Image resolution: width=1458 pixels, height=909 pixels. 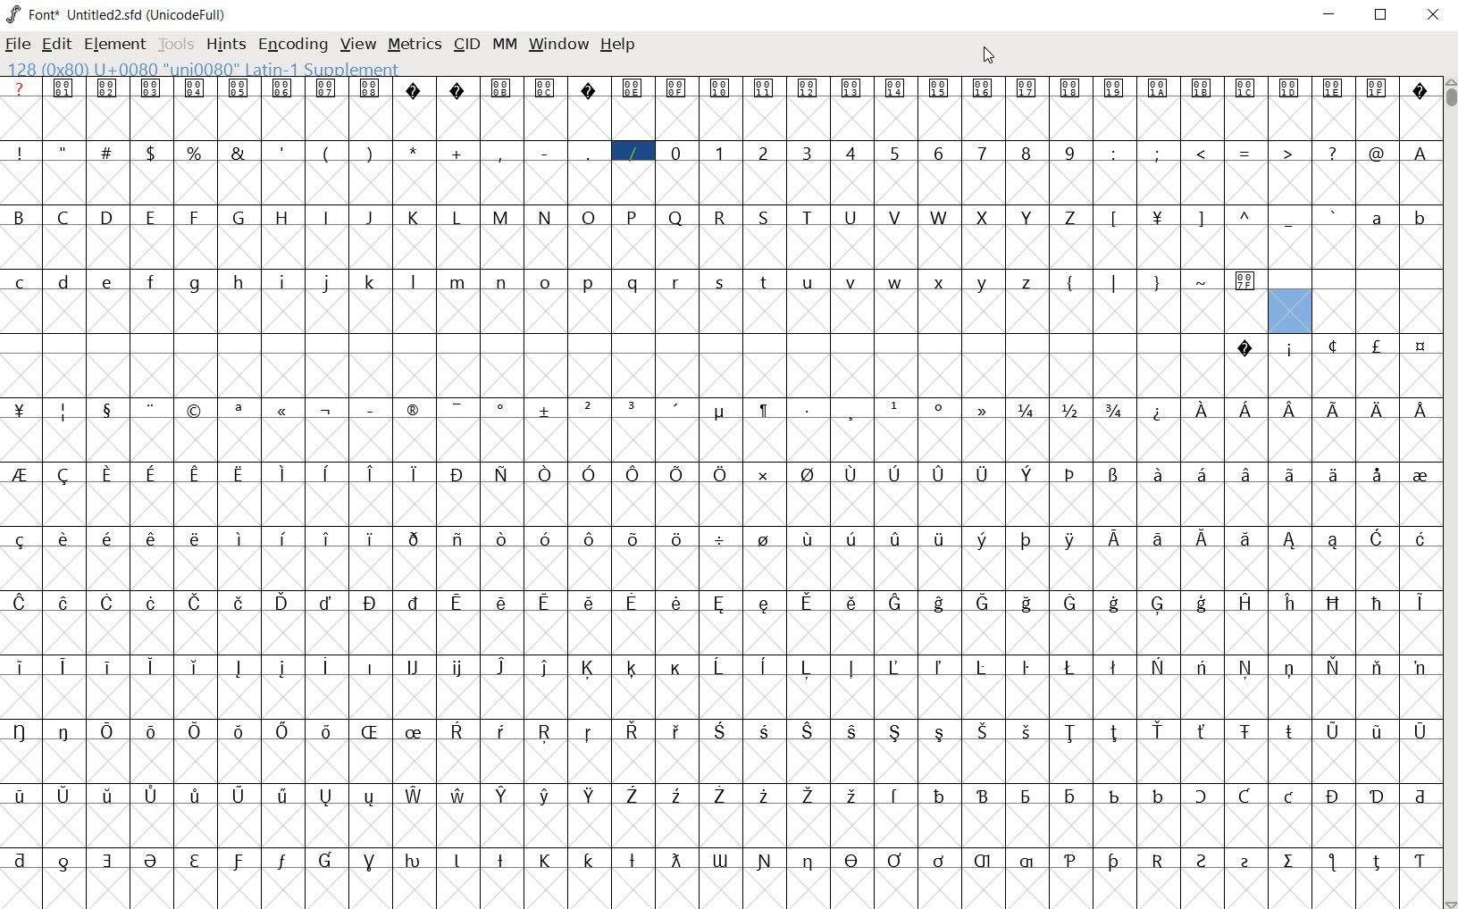 What do you see at coordinates (1246, 539) in the screenshot?
I see `glyph` at bounding box center [1246, 539].